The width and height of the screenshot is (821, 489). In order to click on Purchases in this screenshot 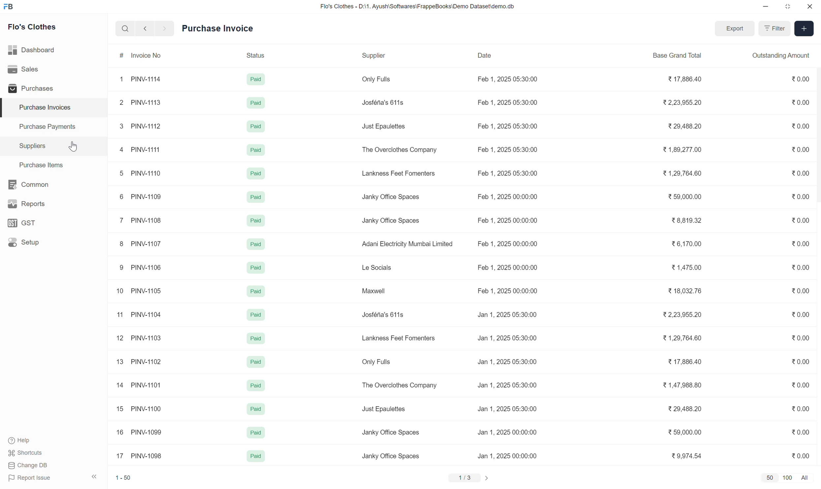, I will do `click(53, 88)`.